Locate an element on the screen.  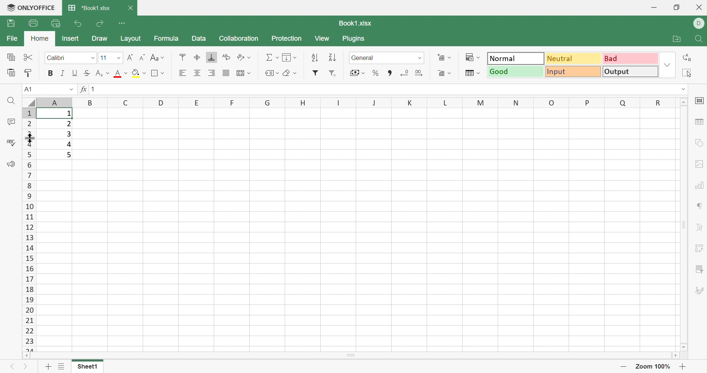
Copy is located at coordinates (11, 57).